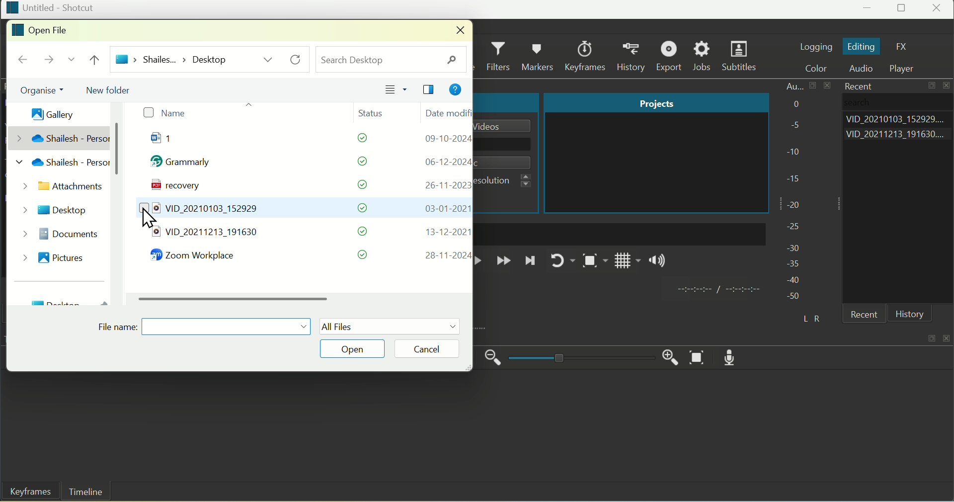 The image size is (954, 502). I want to click on Mic, so click(734, 357).